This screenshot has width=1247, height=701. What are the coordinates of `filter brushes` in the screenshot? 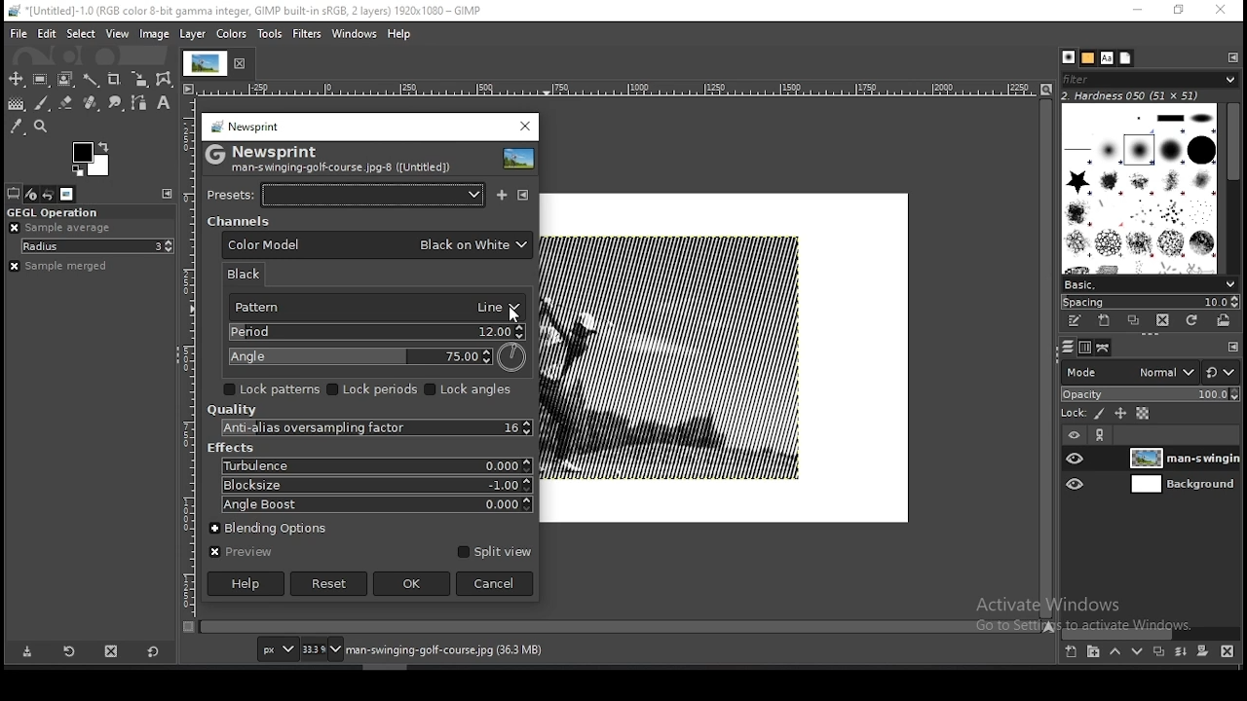 It's located at (1149, 78).